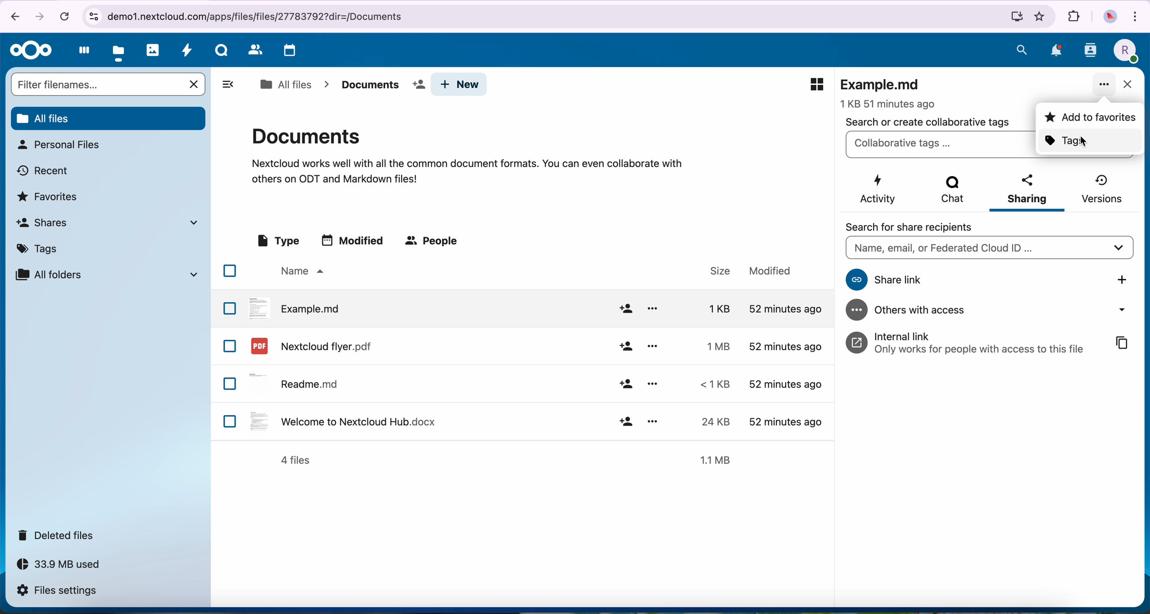 The image size is (1150, 614). Describe the element at coordinates (928, 122) in the screenshot. I see `search or create collaborative tags` at that location.